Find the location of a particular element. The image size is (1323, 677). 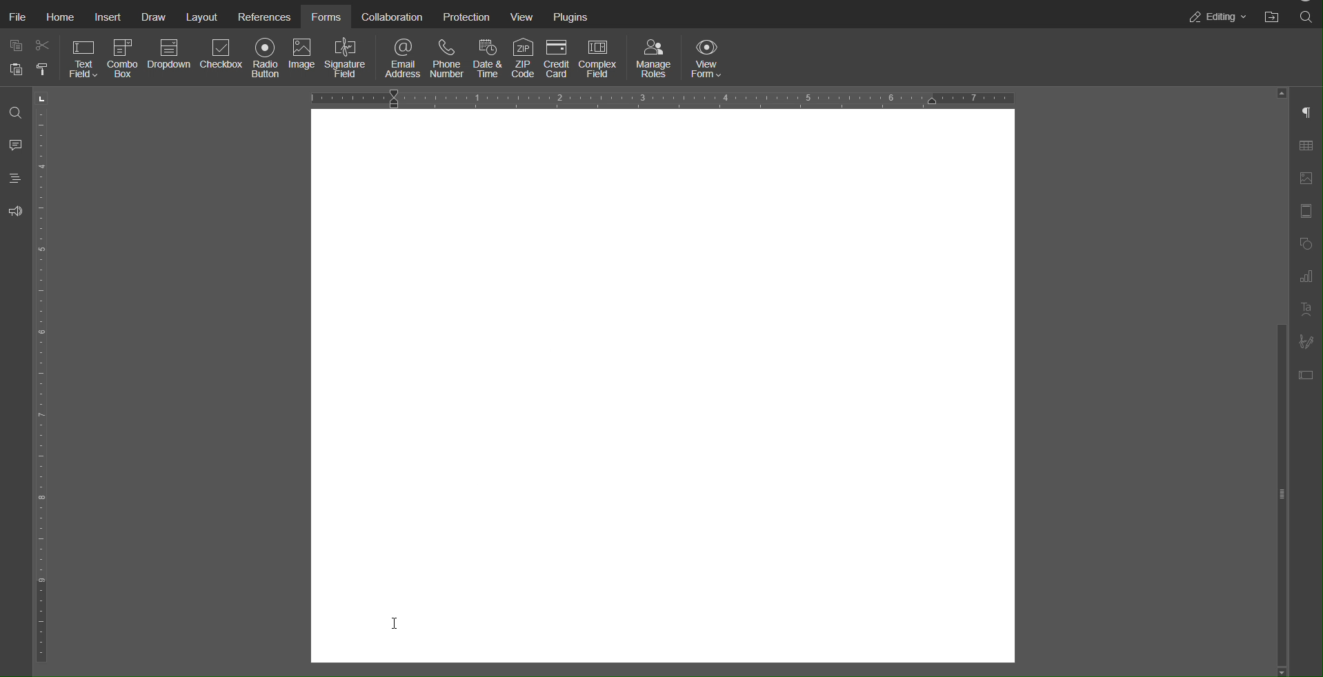

Radio Button is located at coordinates (268, 59).